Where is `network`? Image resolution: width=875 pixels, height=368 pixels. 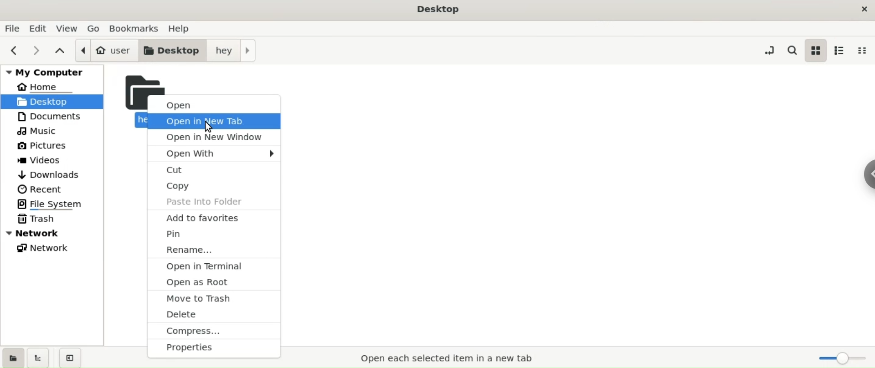
network is located at coordinates (53, 234).